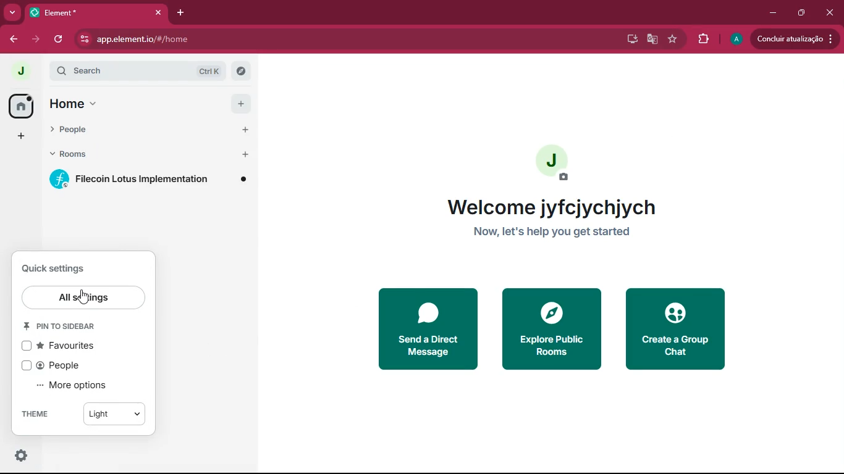  What do you see at coordinates (77, 386) in the screenshot?
I see `more options` at bounding box center [77, 386].